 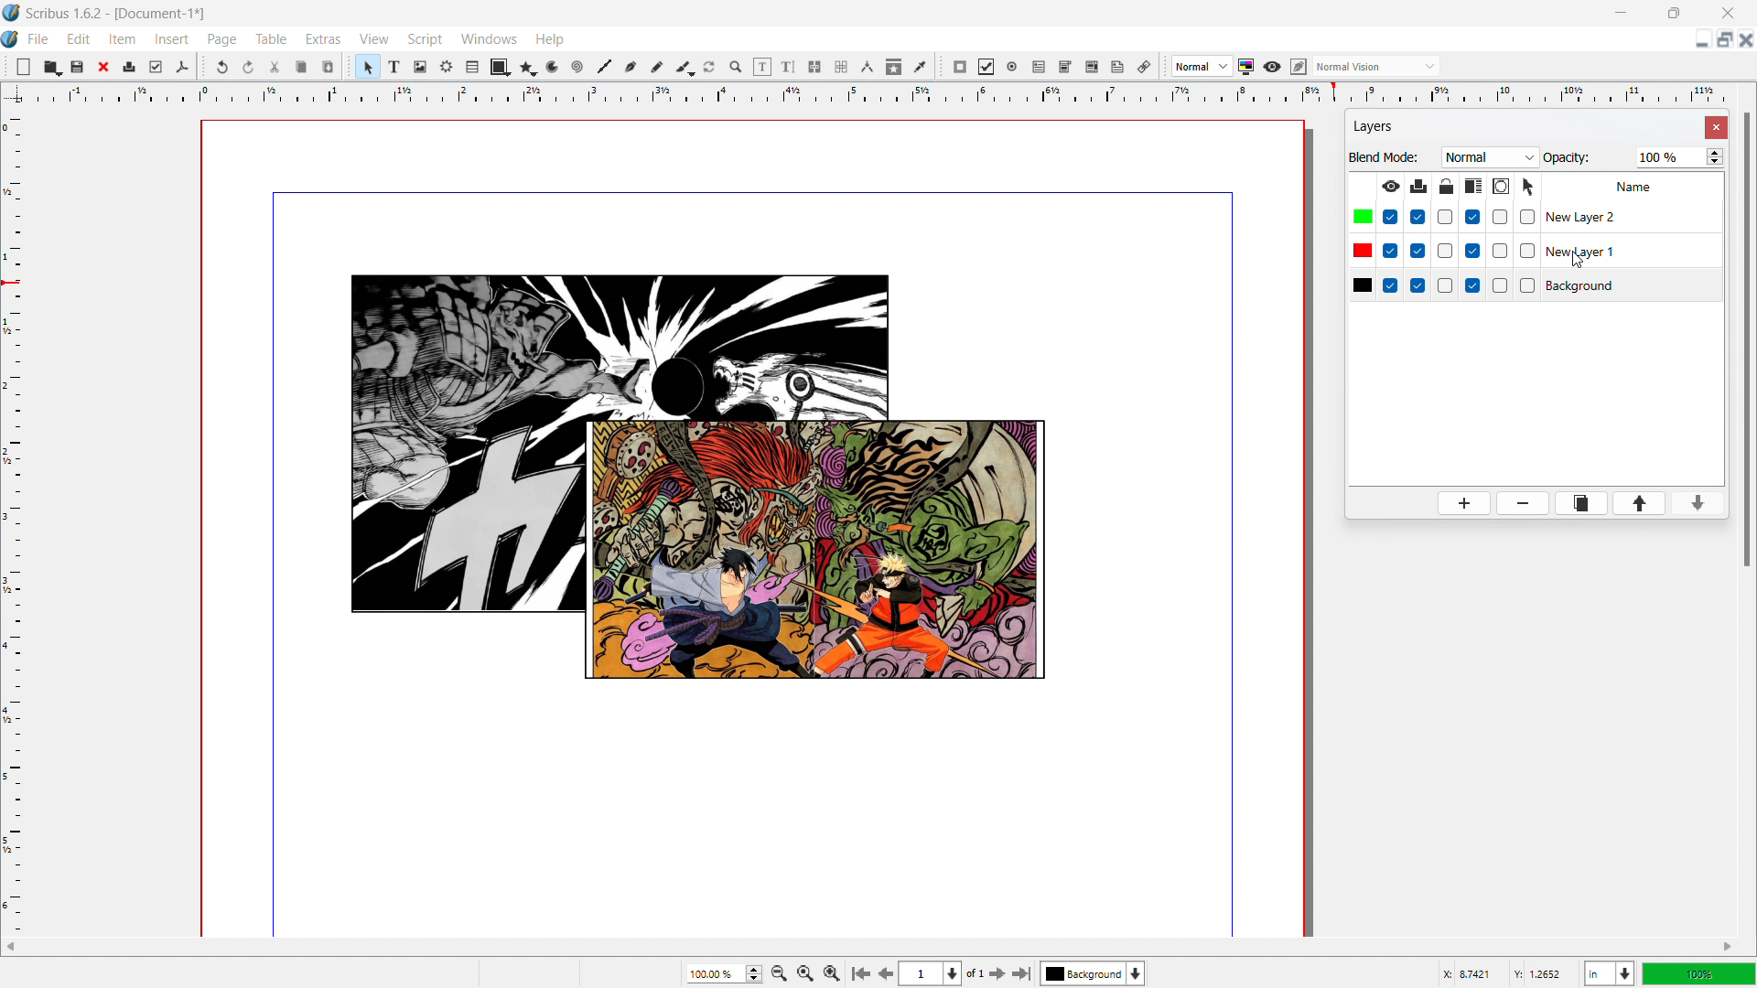 What do you see at coordinates (1671, 12) in the screenshot?
I see `maximize window` at bounding box center [1671, 12].